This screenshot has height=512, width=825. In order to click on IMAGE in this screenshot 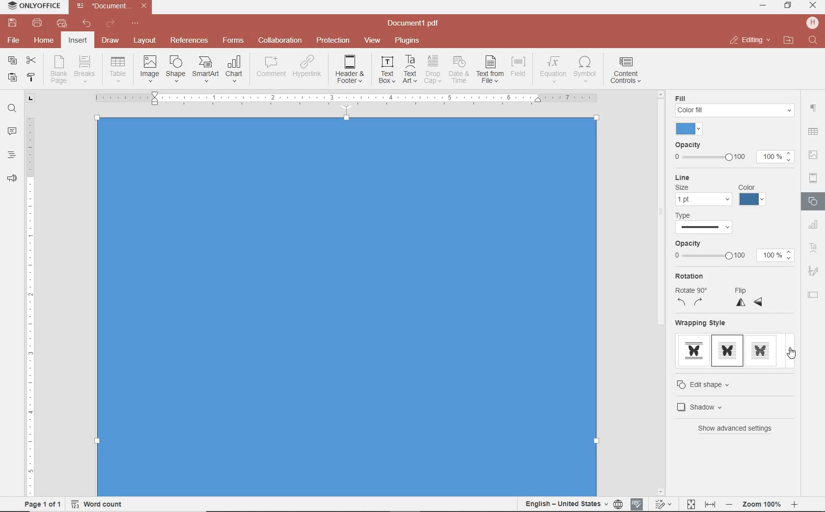, I will do `click(814, 156)`.